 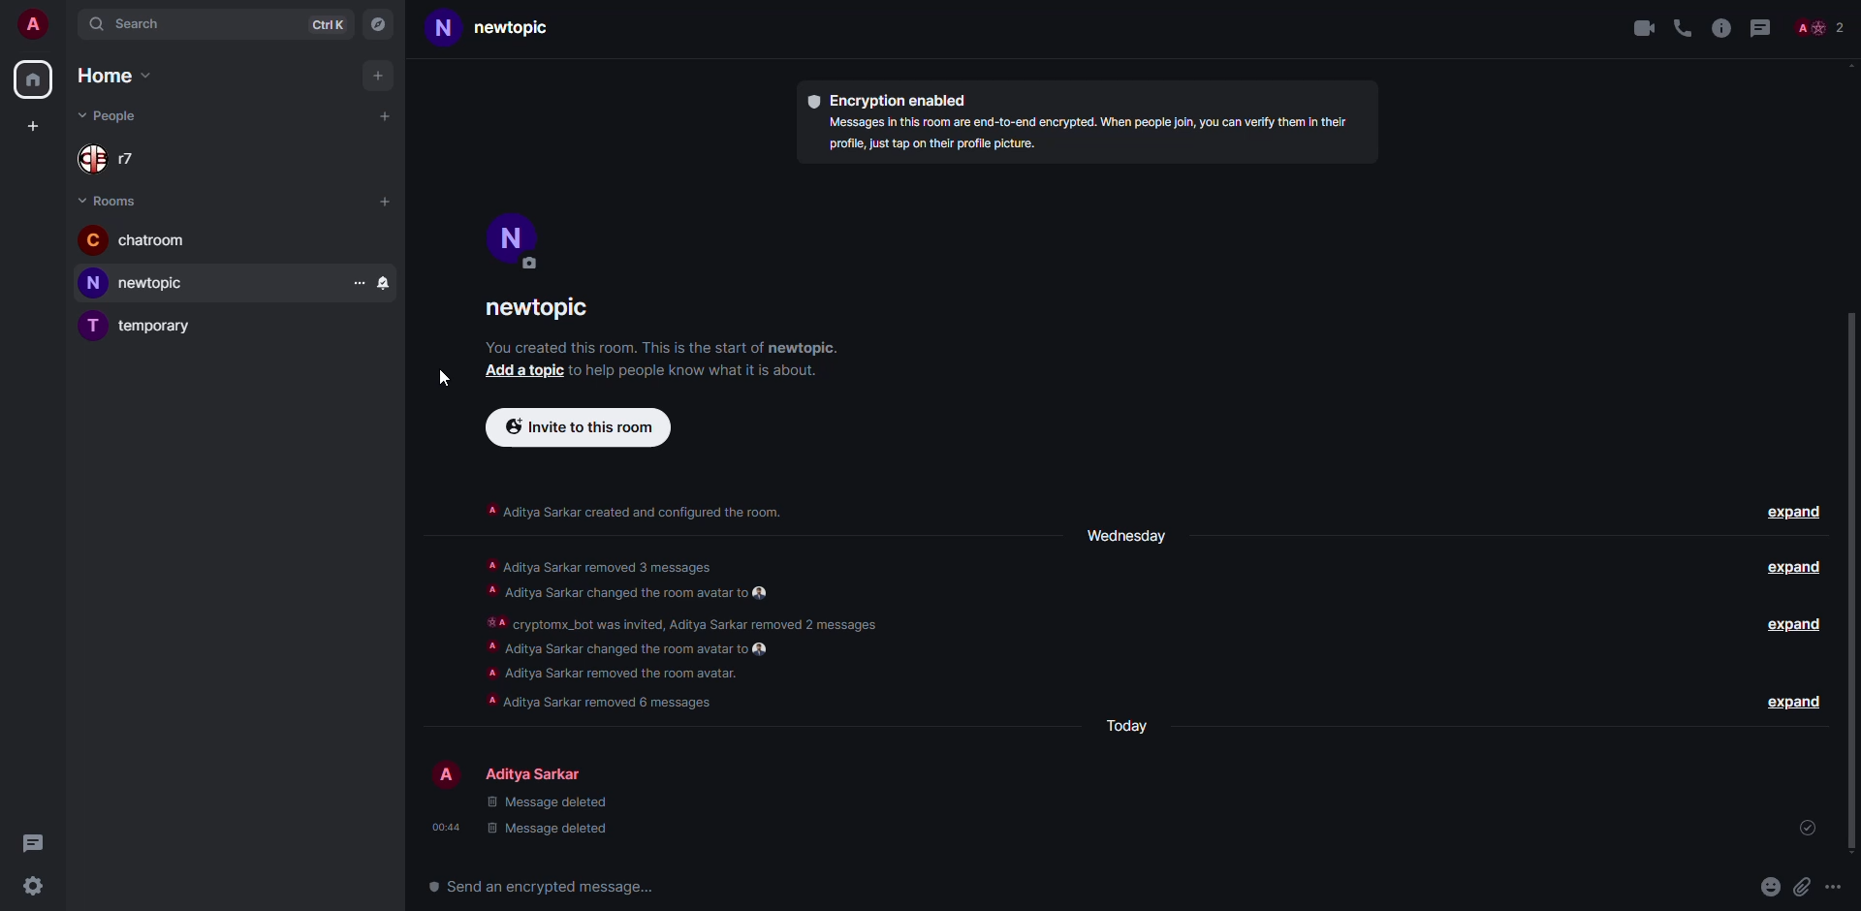 I want to click on room, so click(x=137, y=240).